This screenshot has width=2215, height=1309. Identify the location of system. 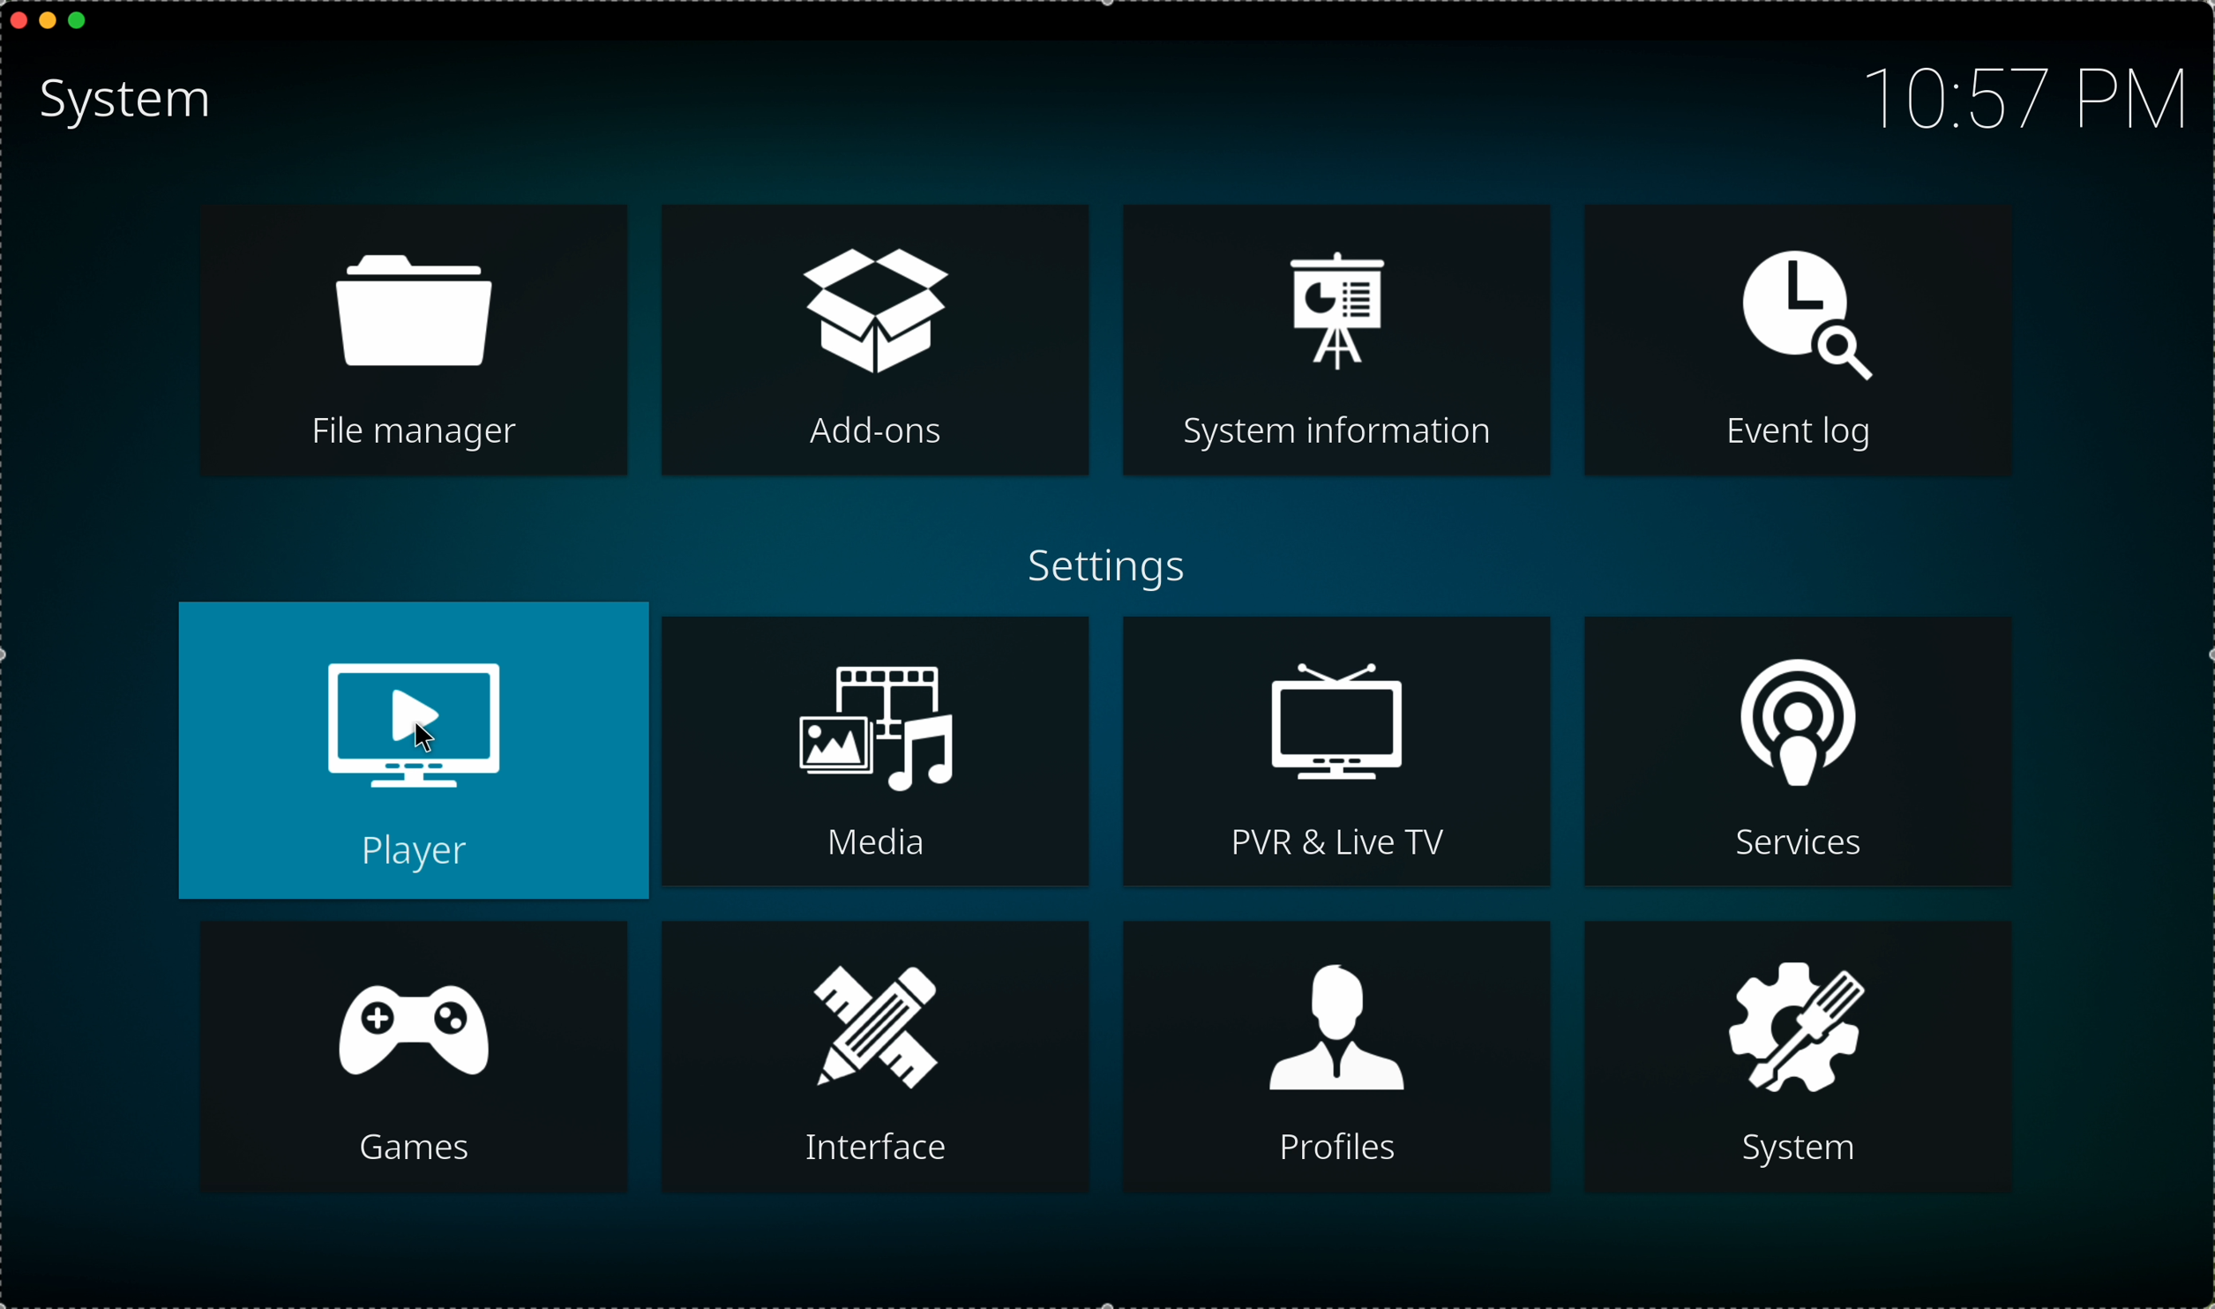
(132, 100).